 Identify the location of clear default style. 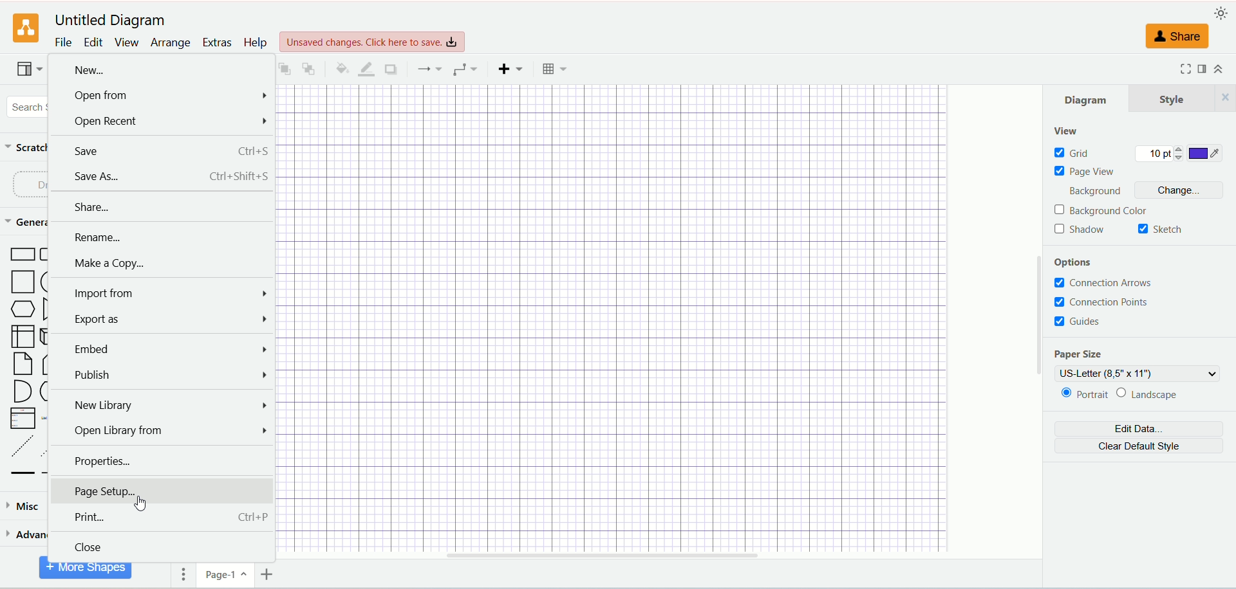
(1138, 448).